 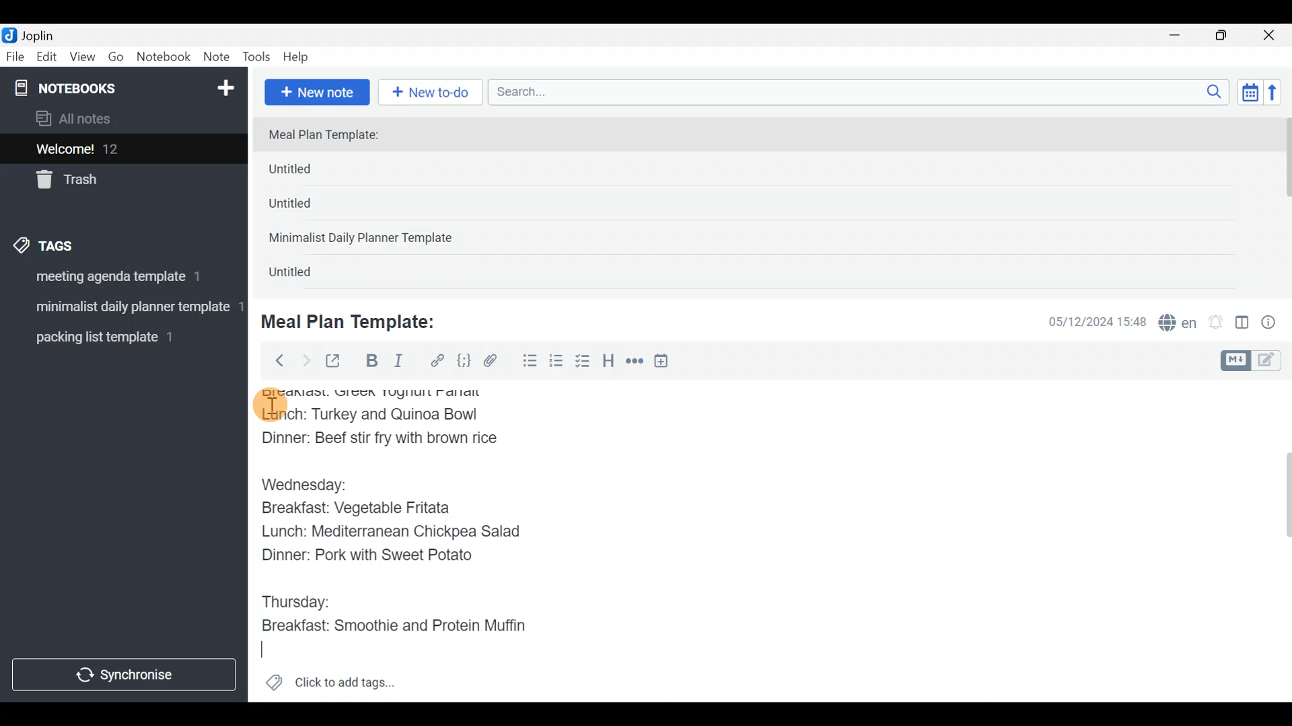 I want to click on Breakfast: Vegetable Fritata, so click(x=370, y=511).